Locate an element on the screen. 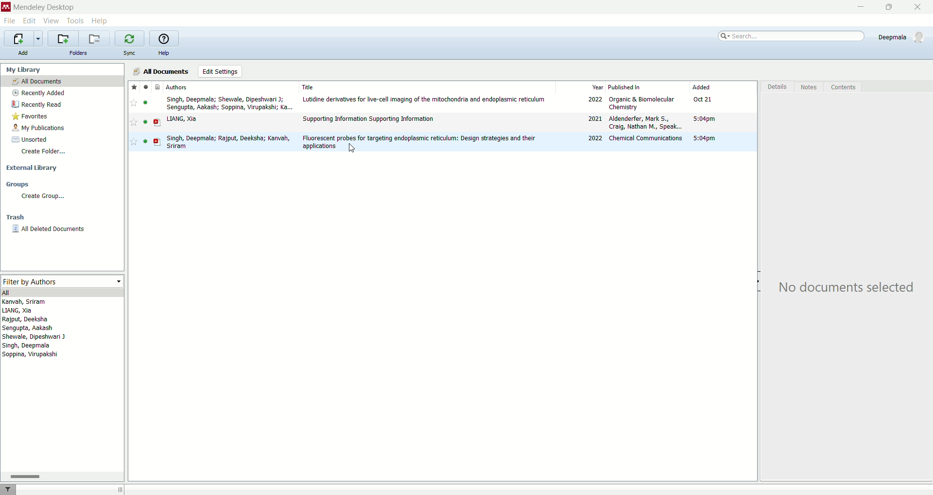 The image size is (933, 495). published in is located at coordinates (647, 86).